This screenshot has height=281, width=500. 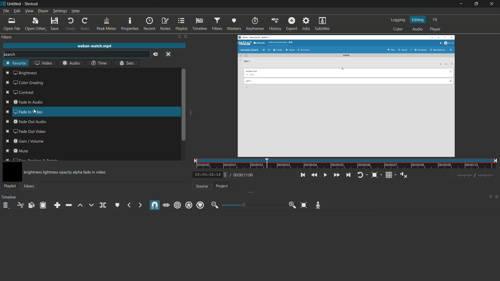 I want to click on sets, so click(x=127, y=63).